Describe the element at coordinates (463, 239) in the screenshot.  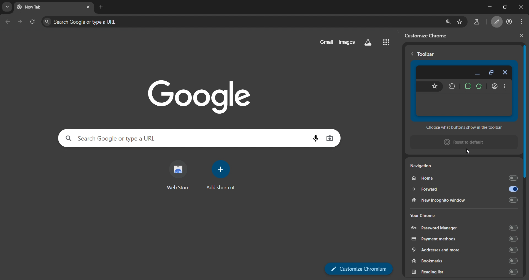
I see `payment methods` at that location.